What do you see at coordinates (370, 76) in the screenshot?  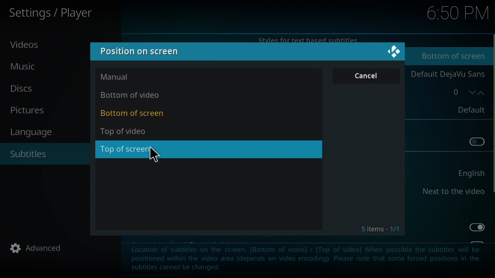 I see `Cancel` at bounding box center [370, 76].